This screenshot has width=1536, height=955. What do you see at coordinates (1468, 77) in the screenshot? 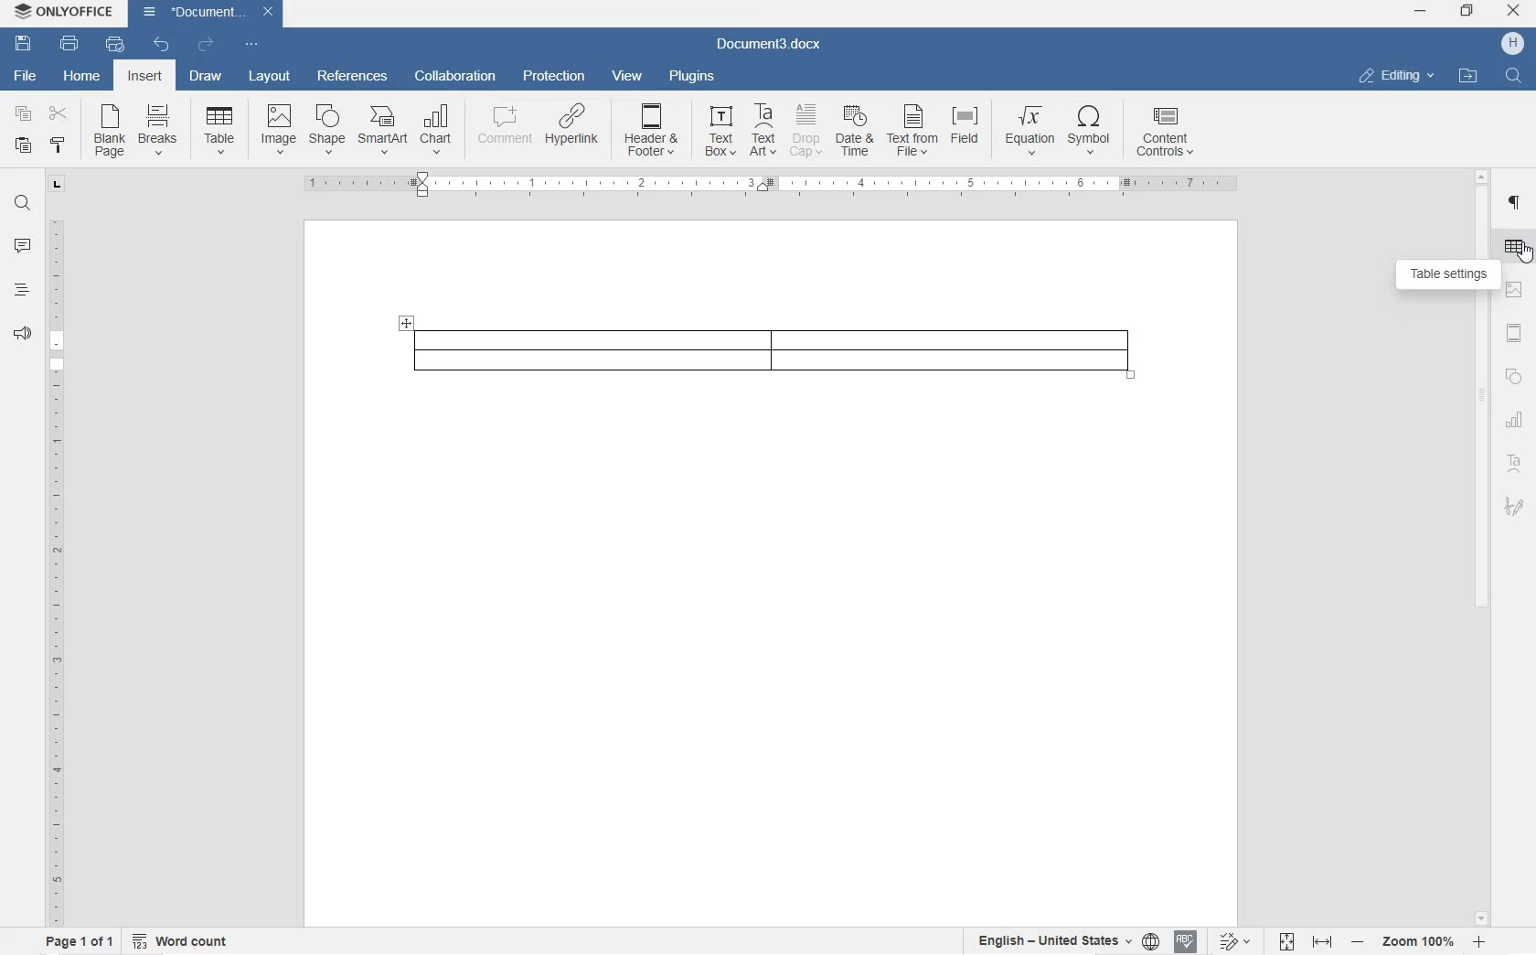
I see `open file location` at bounding box center [1468, 77].